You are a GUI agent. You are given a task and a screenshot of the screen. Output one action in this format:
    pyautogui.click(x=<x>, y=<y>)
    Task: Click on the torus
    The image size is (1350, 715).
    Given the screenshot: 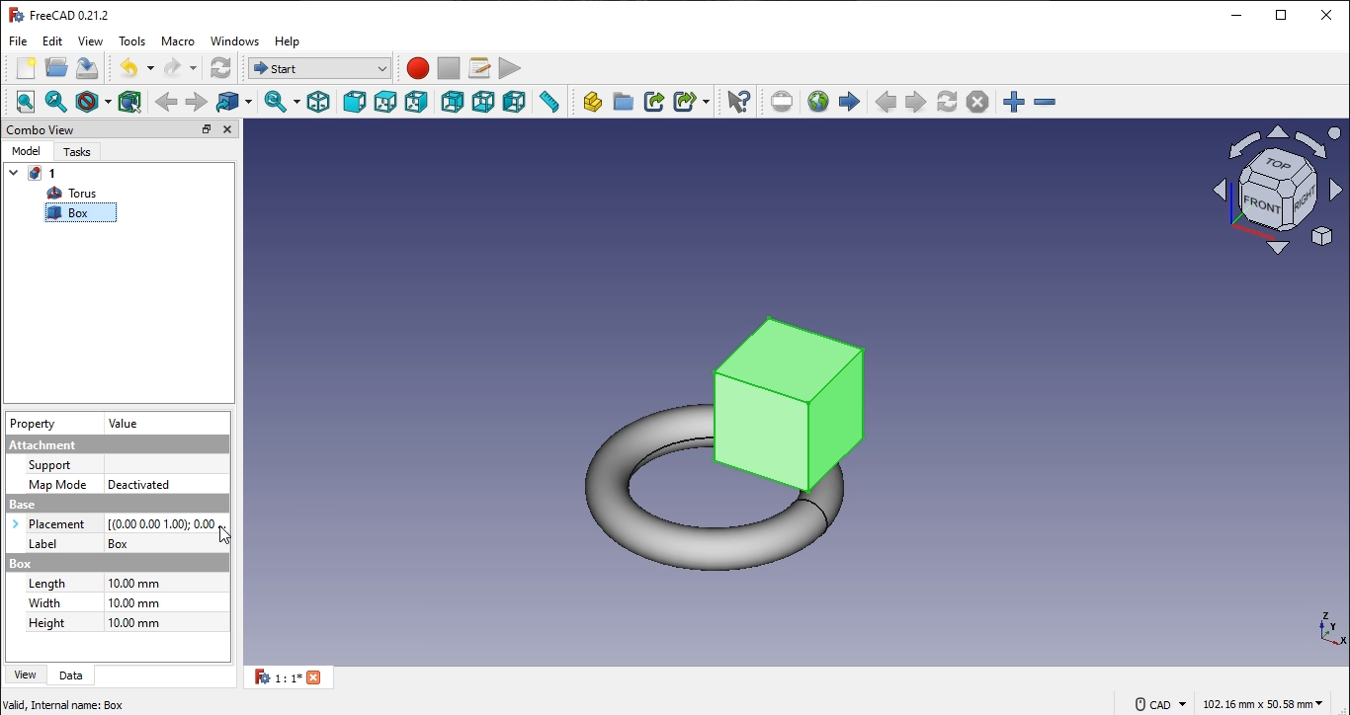 What is the action you would take?
    pyautogui.click(x=74, y=194)
    